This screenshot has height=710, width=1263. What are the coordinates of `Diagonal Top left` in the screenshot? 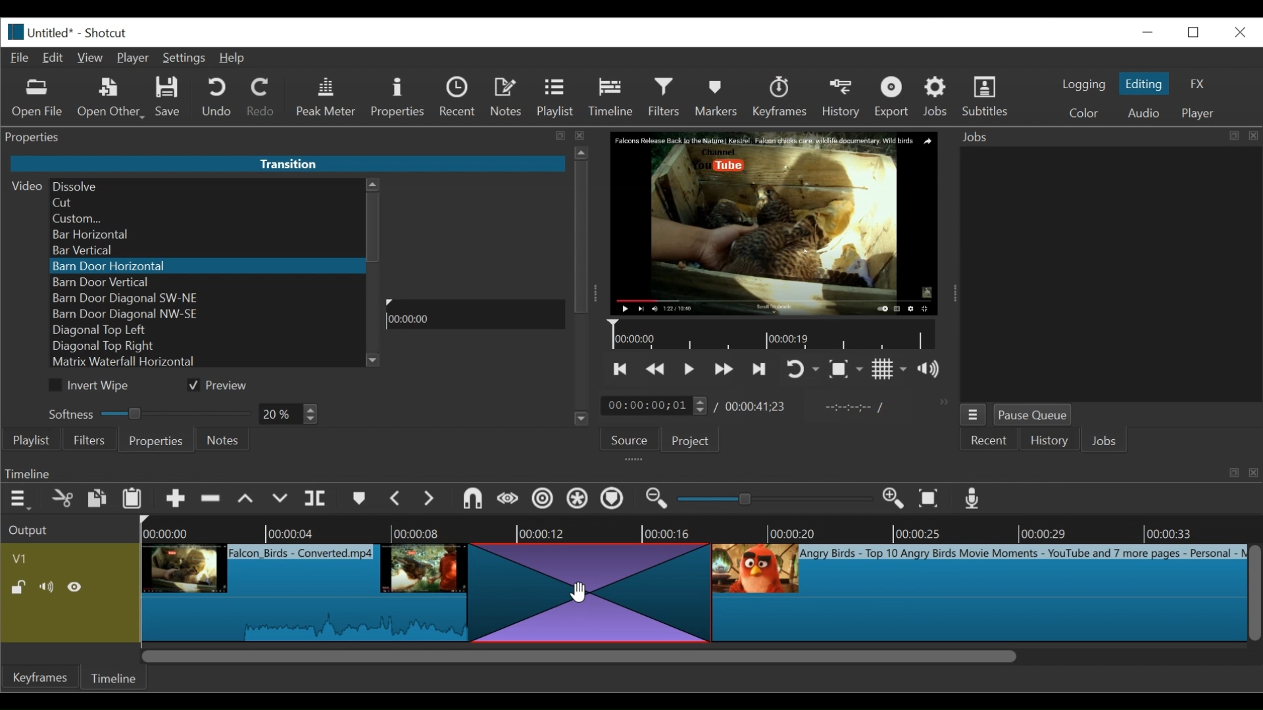 It's located at (207, 330).